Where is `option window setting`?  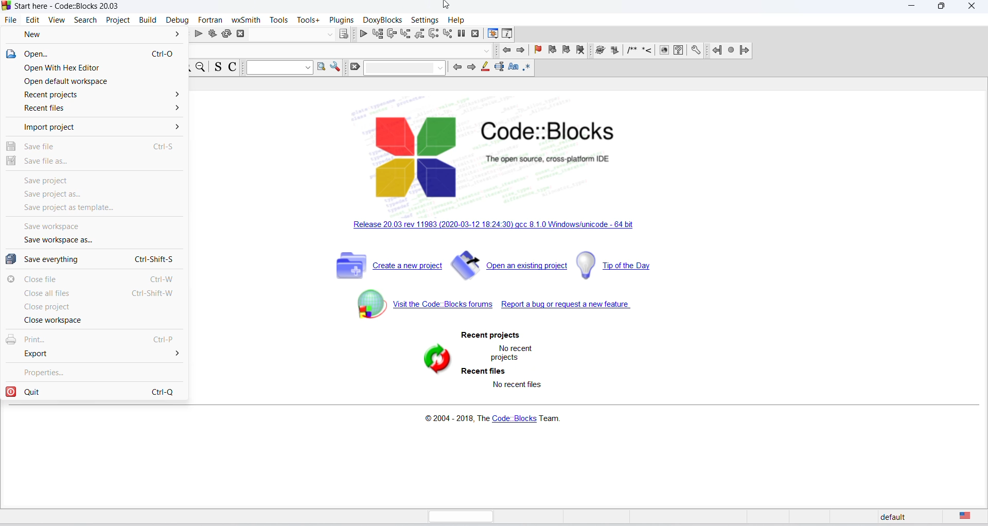 option window setting is located at coordinates (336, 67).